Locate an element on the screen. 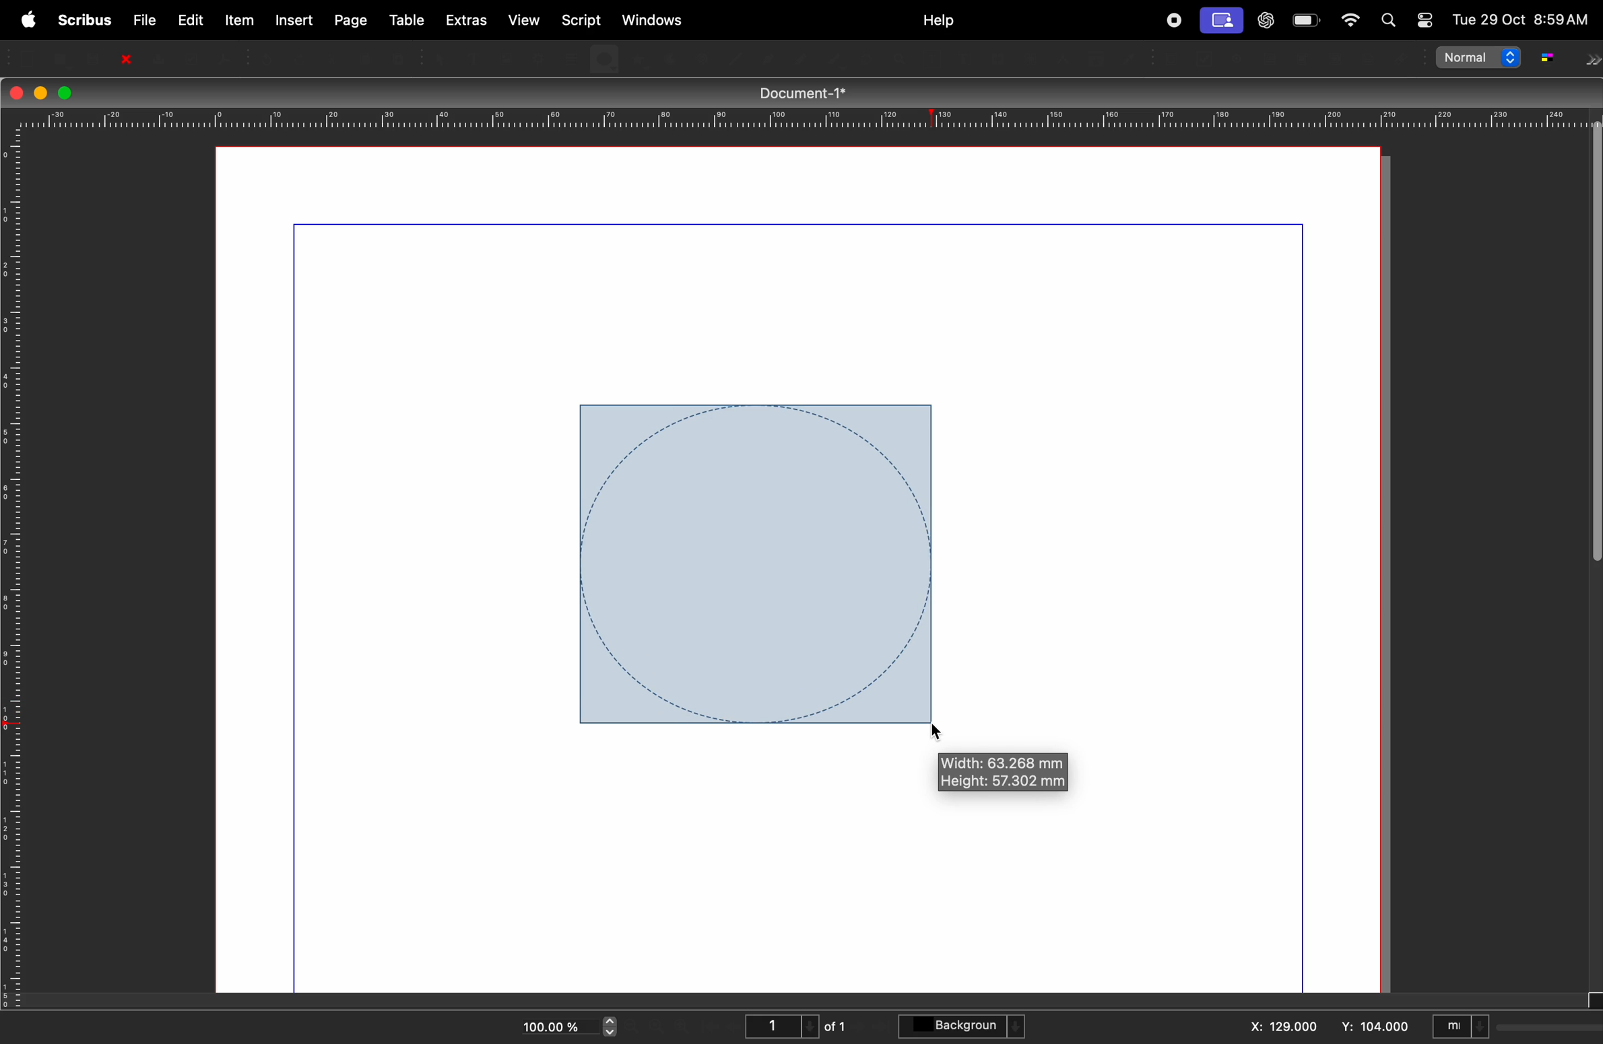 The width and height of the screenshot is (1603, 1044). PDF combo box is located at coordinates (1305, 59).